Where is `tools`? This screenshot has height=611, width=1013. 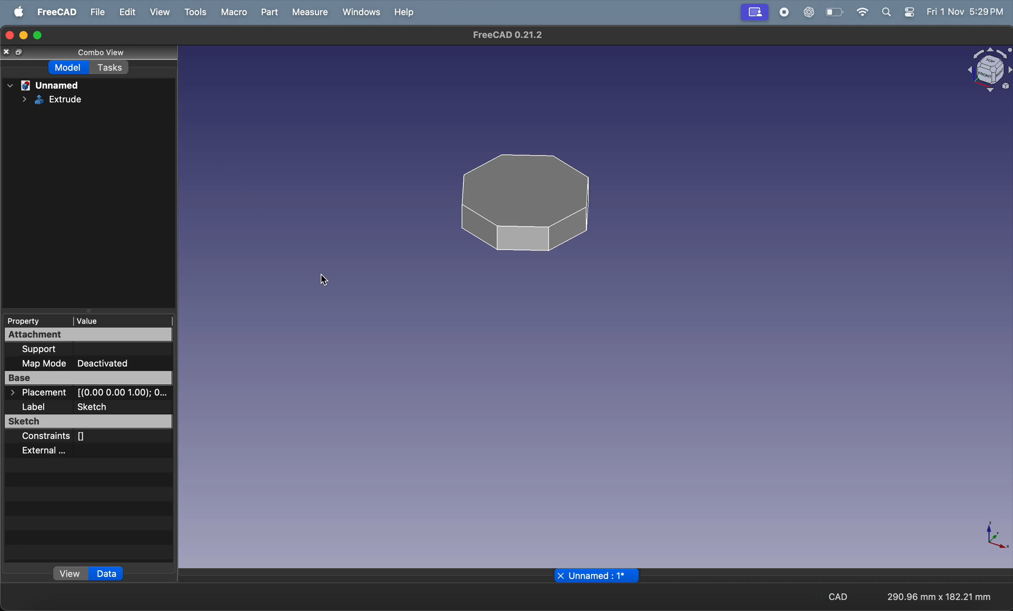
tools is located at coordinates (194, 12).